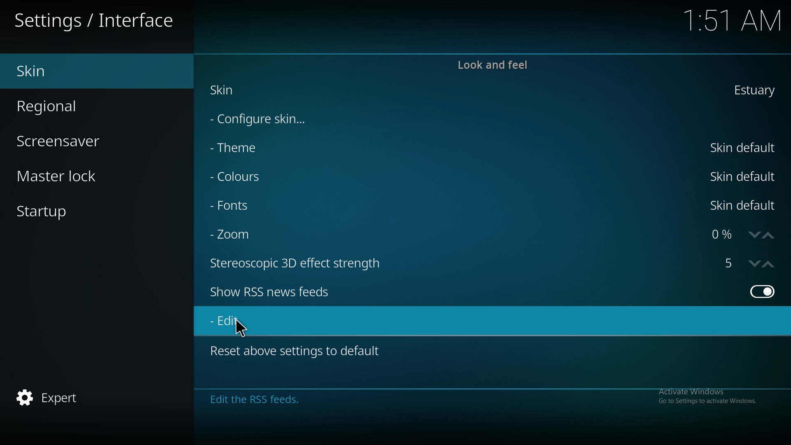 This screenshot has height=445, width=791. Describe the element at coordinates (233, 322) in the screenshot. I see `edit` at that location.